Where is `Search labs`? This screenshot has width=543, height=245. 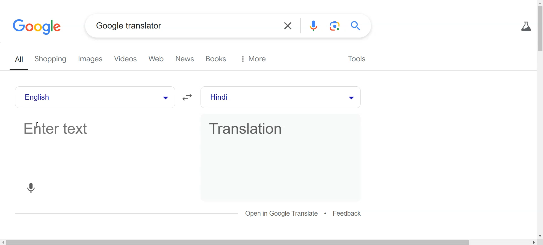 Search labs is located at coordinates (525, 27).